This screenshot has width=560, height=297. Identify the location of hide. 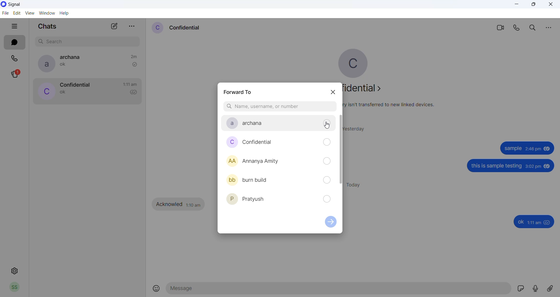
(14, 27).